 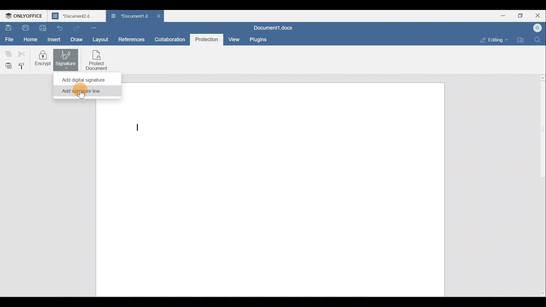 I want to click on Add signature line, so click(x=85, y=92).